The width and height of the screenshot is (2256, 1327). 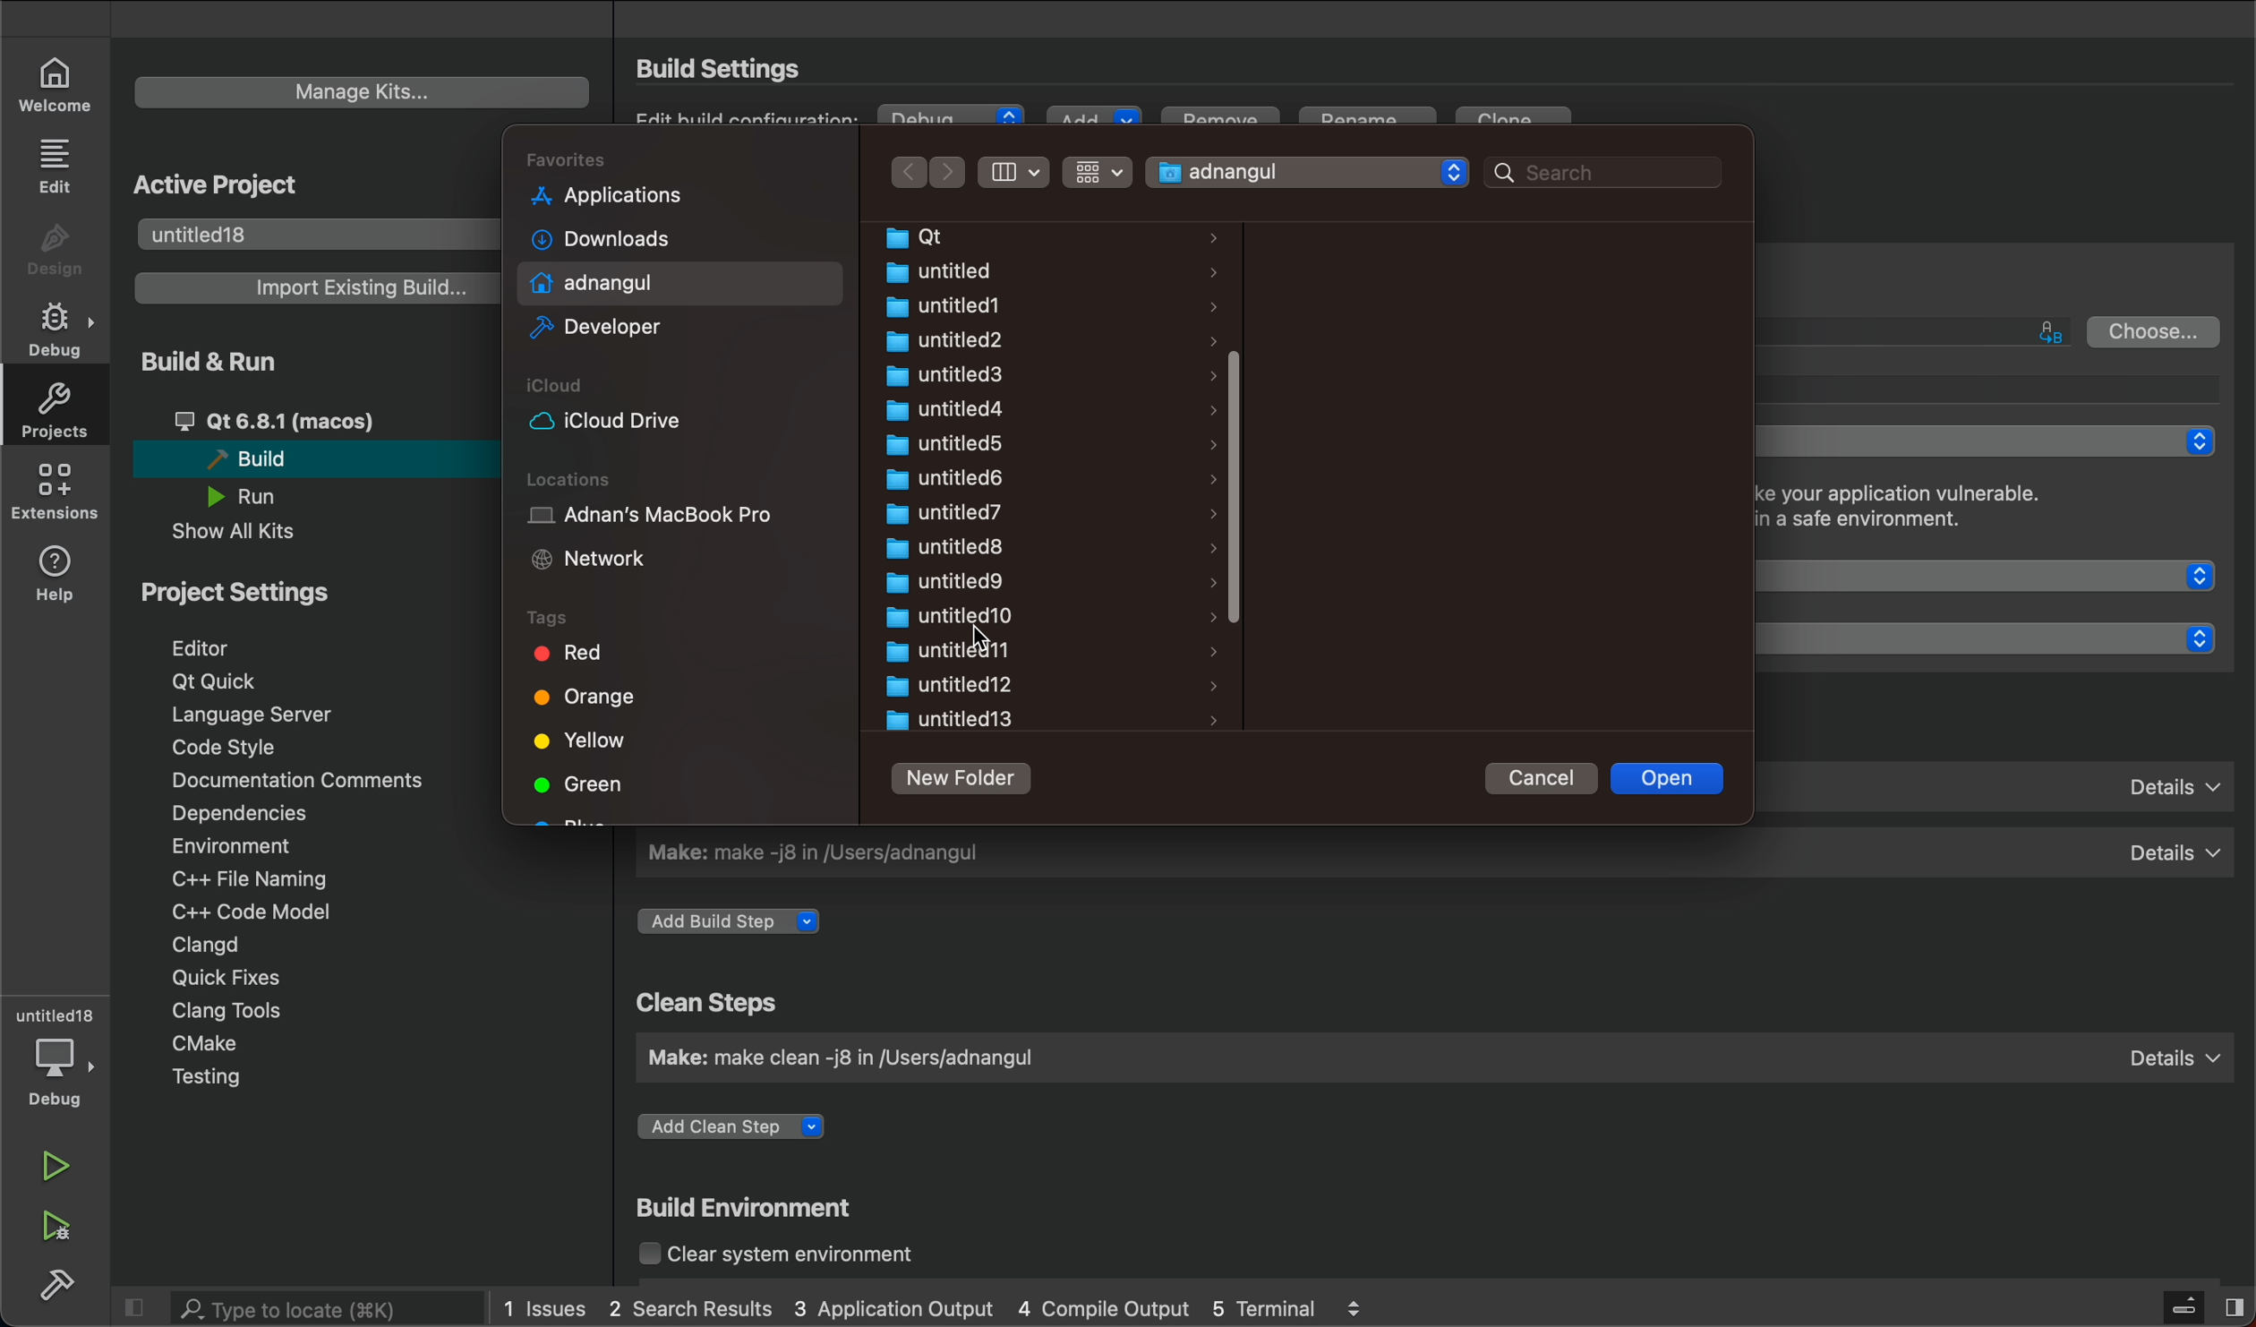 I want to click on untitled7, so click(x=1033, y=514).